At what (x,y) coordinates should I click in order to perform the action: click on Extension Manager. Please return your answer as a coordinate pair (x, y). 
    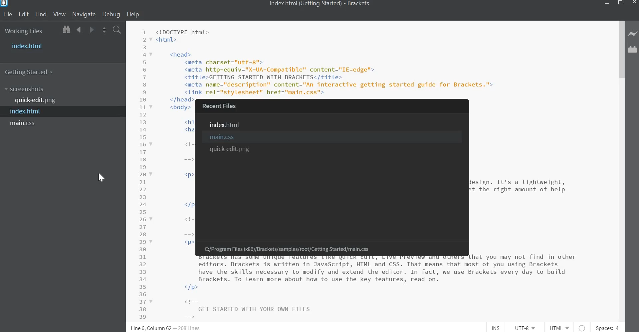
    Looking at the image, I should click on (633, 51).